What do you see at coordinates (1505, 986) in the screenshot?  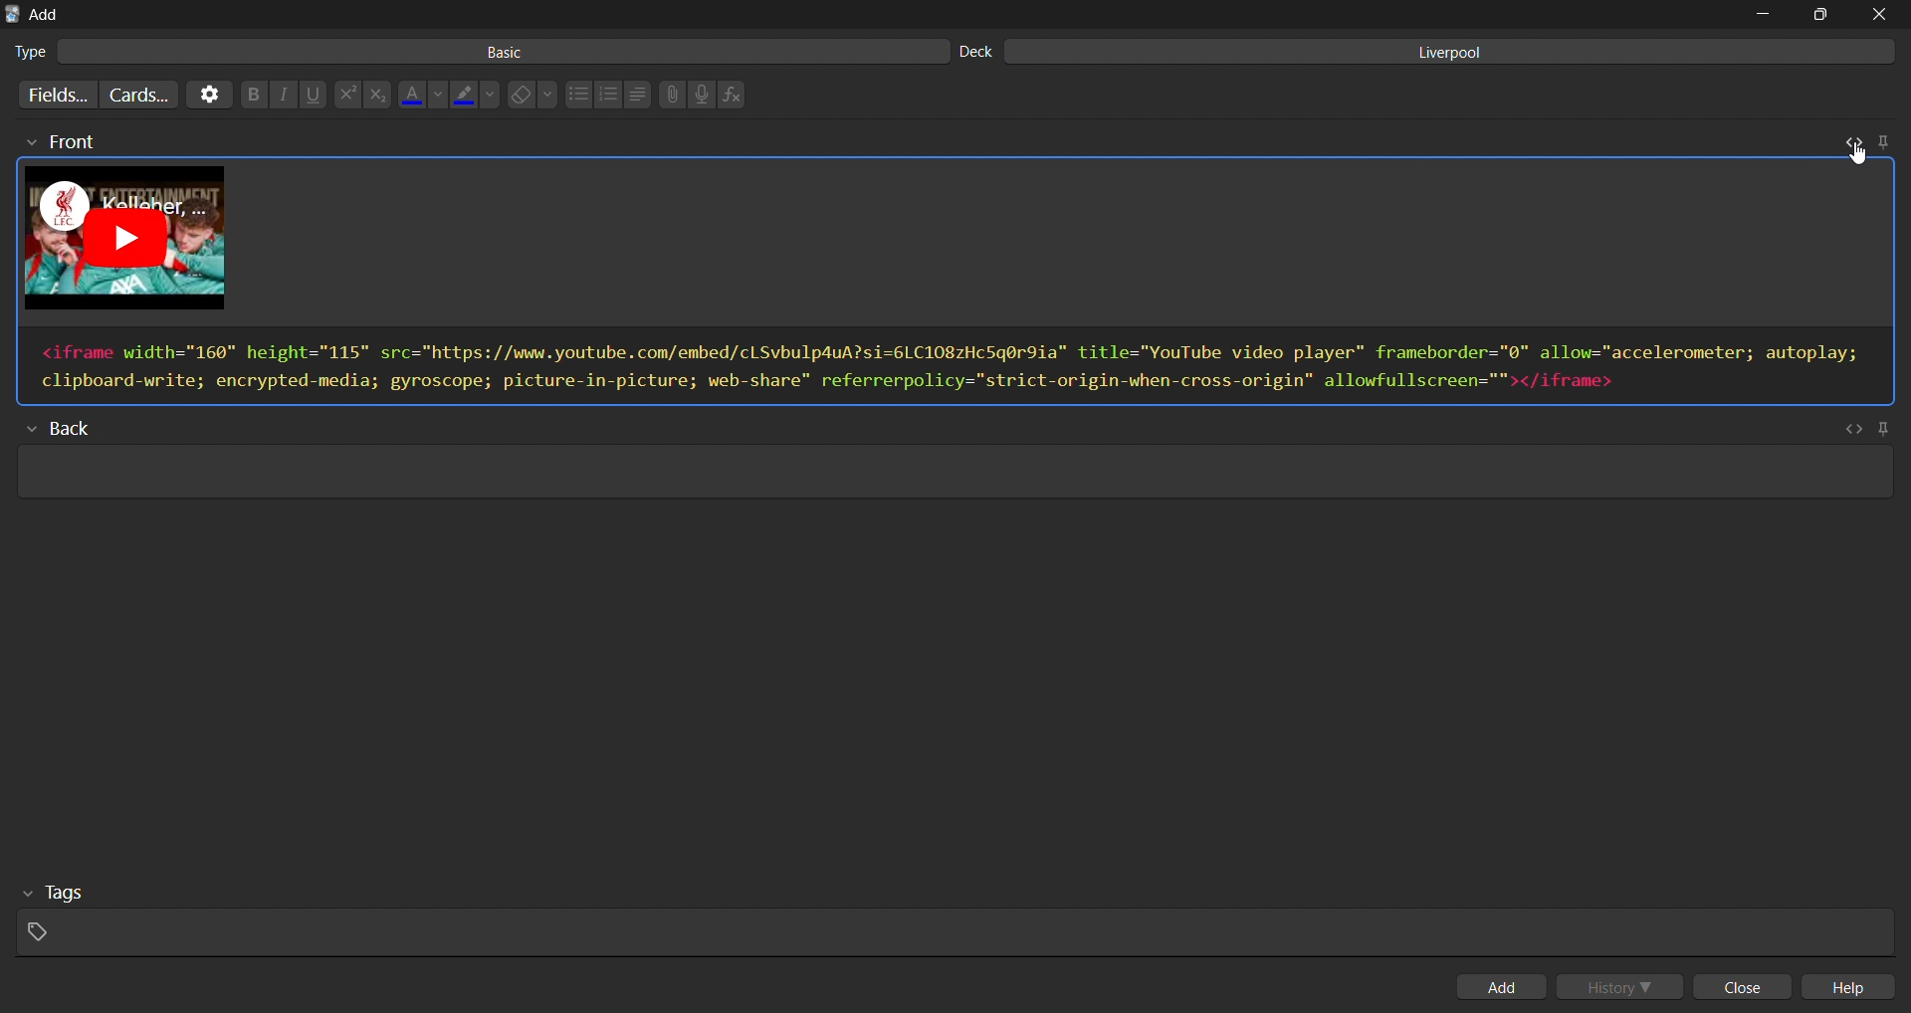 I see `add` at bounding box center [1505, 986].